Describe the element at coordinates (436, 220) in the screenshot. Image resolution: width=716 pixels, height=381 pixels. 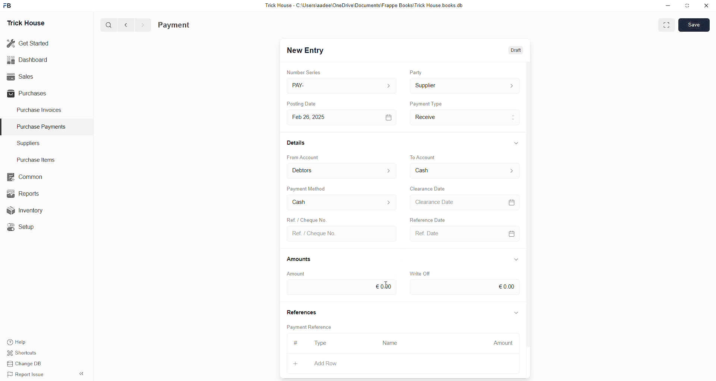
I see `Reference Date` at that location.